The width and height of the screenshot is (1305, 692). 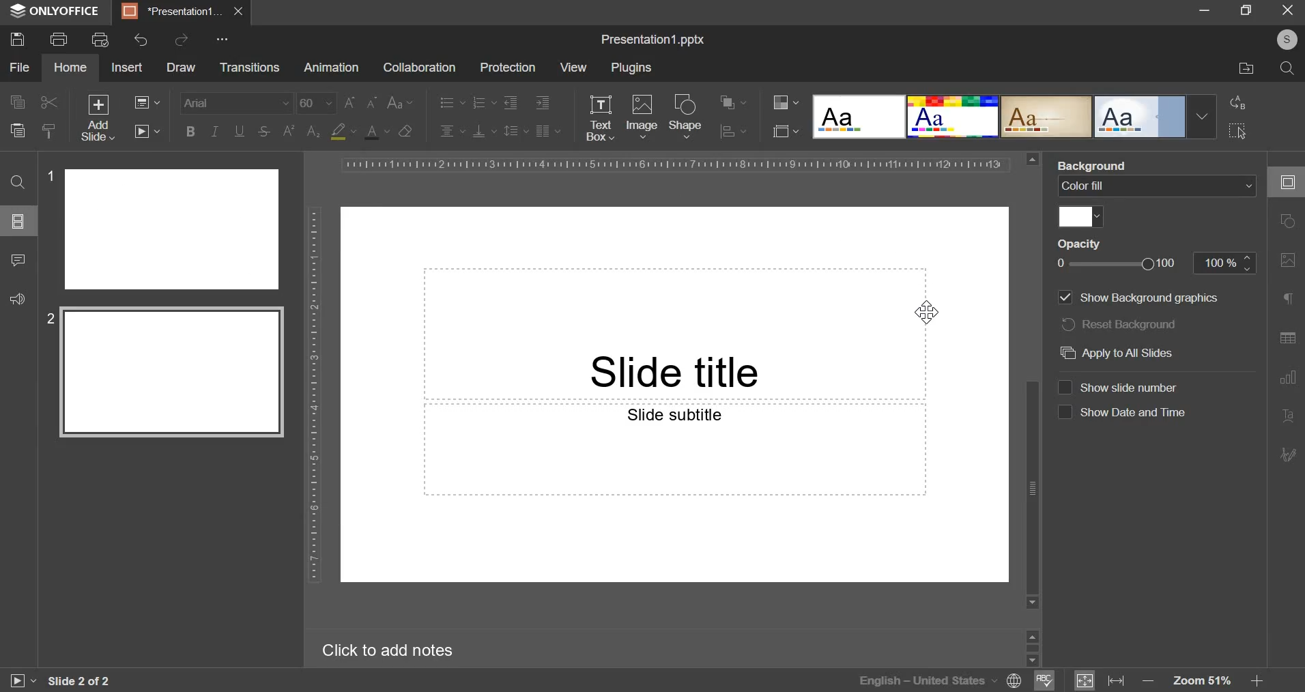 I want to click on slide 1 of 1, so click(x=76, y=681).